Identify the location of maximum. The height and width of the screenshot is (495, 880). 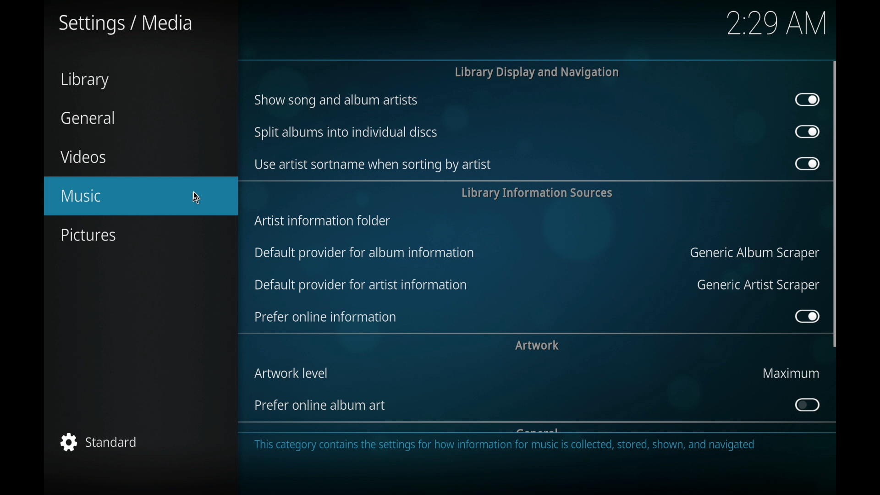
(789, 374).